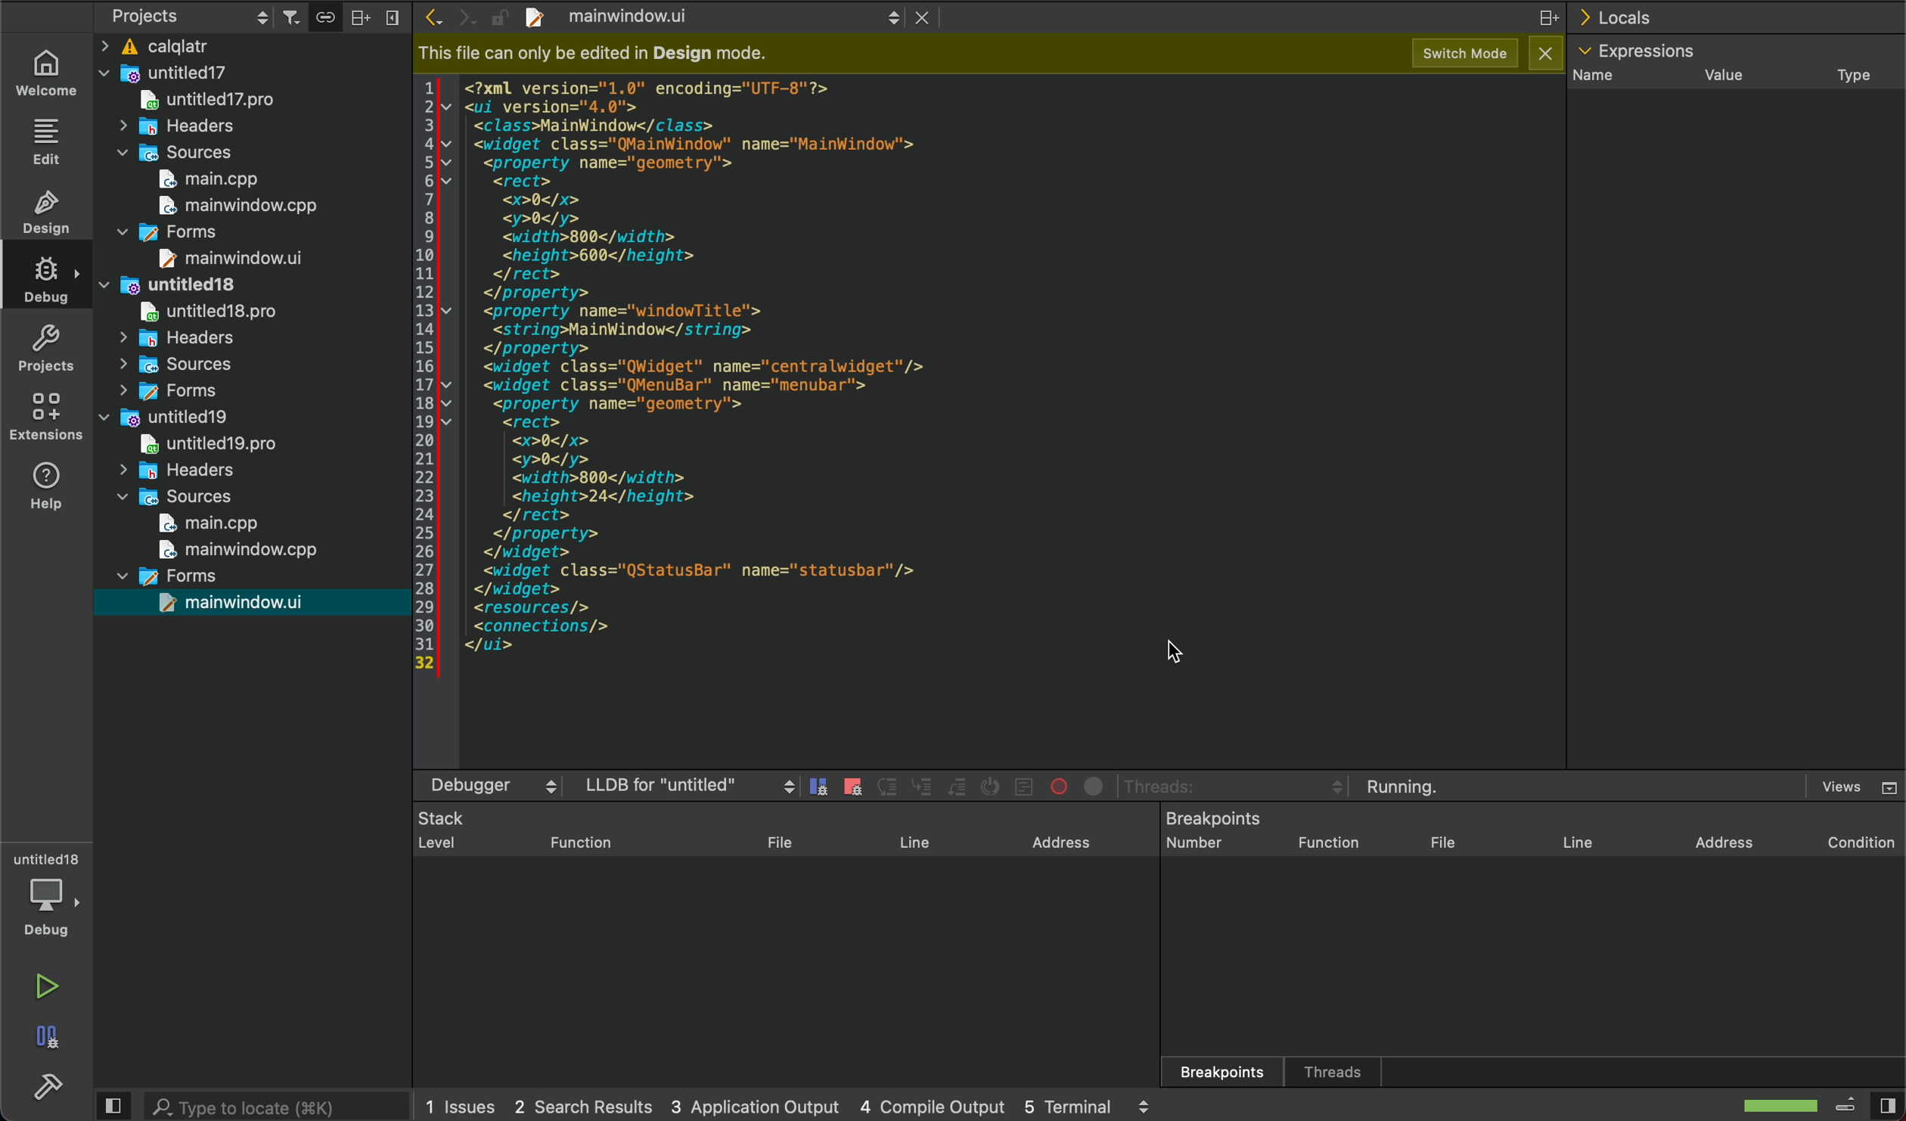 The width and height of the screenshot is (1906, 1121). Describe the element at coordinates (1724, 76) in the screenshot. I see `value` at that location.